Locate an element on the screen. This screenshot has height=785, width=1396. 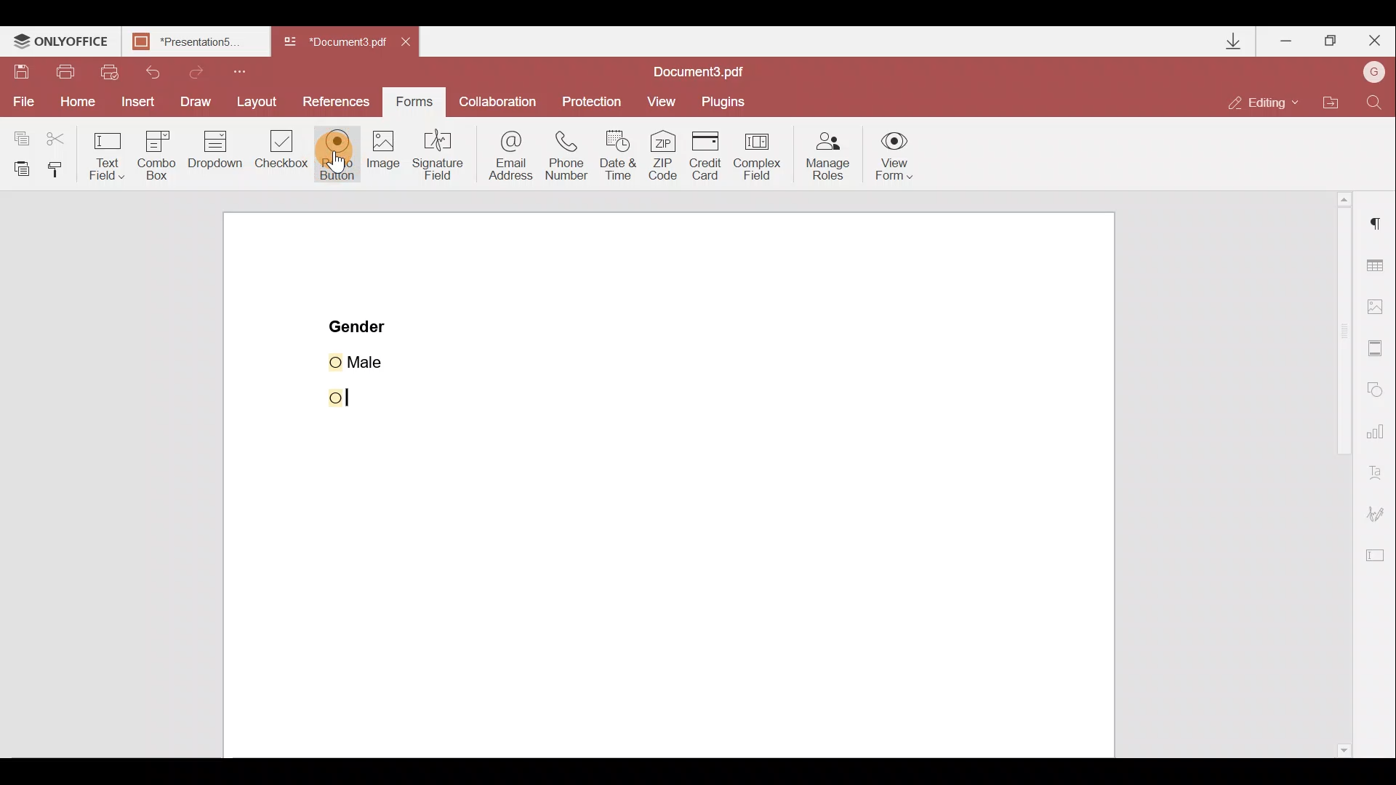
Home is located at coordinates (73, 104).